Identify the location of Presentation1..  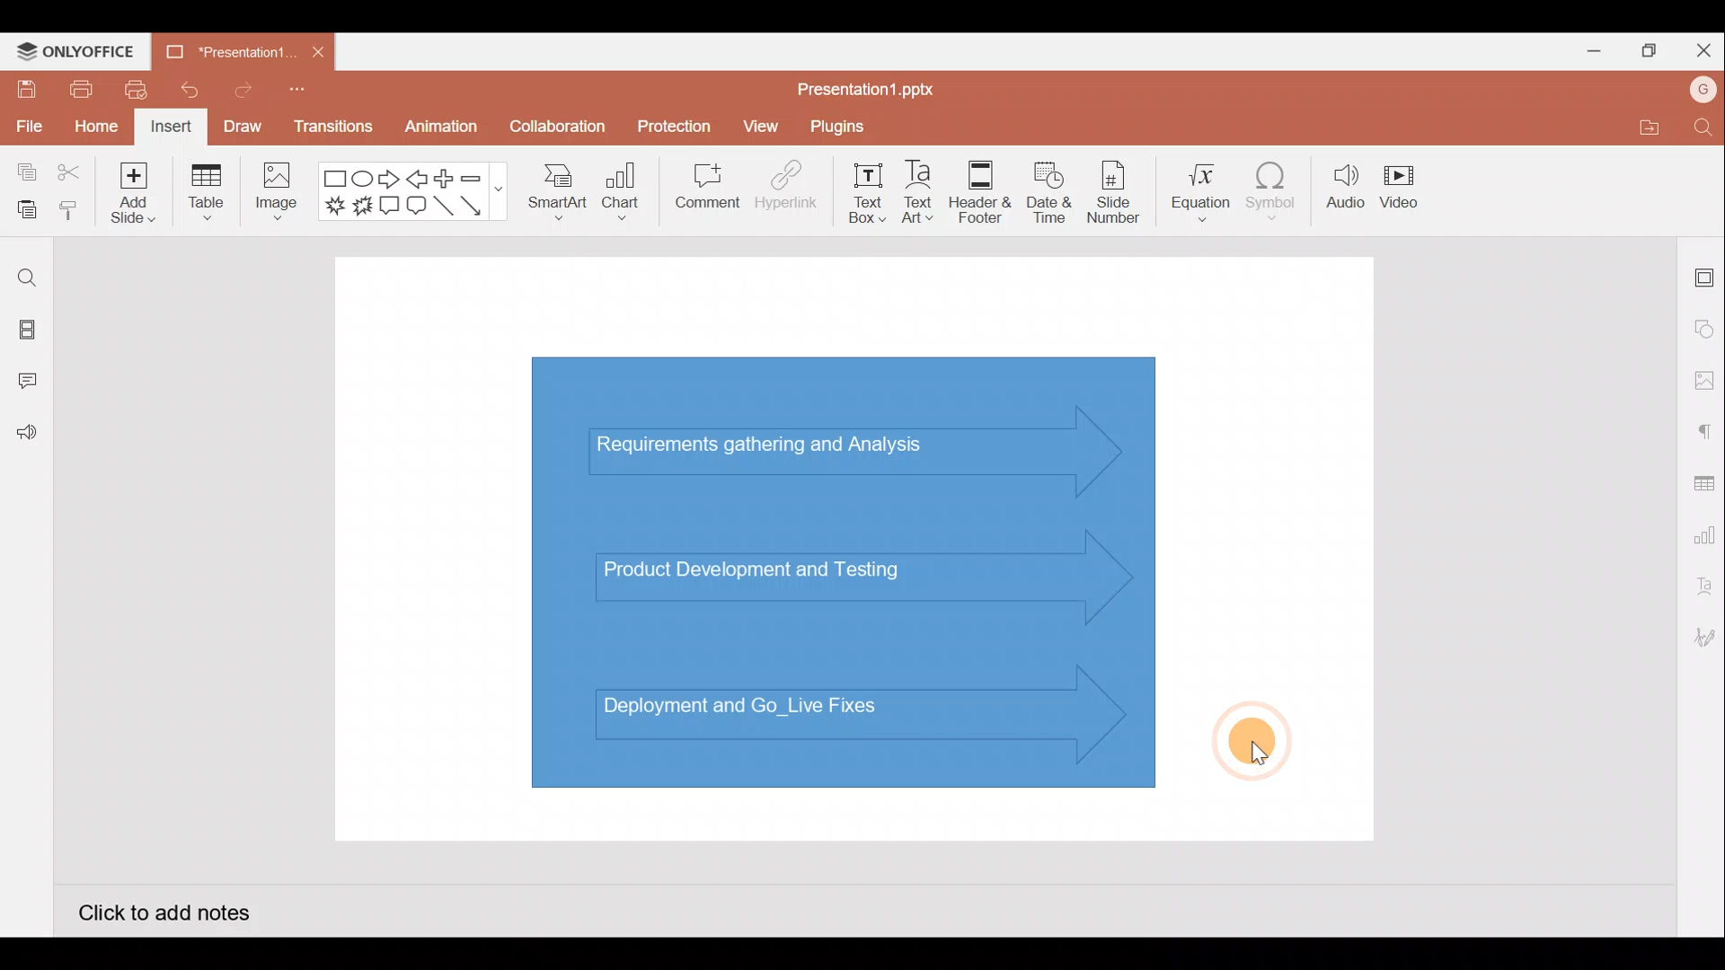
(228, 48).